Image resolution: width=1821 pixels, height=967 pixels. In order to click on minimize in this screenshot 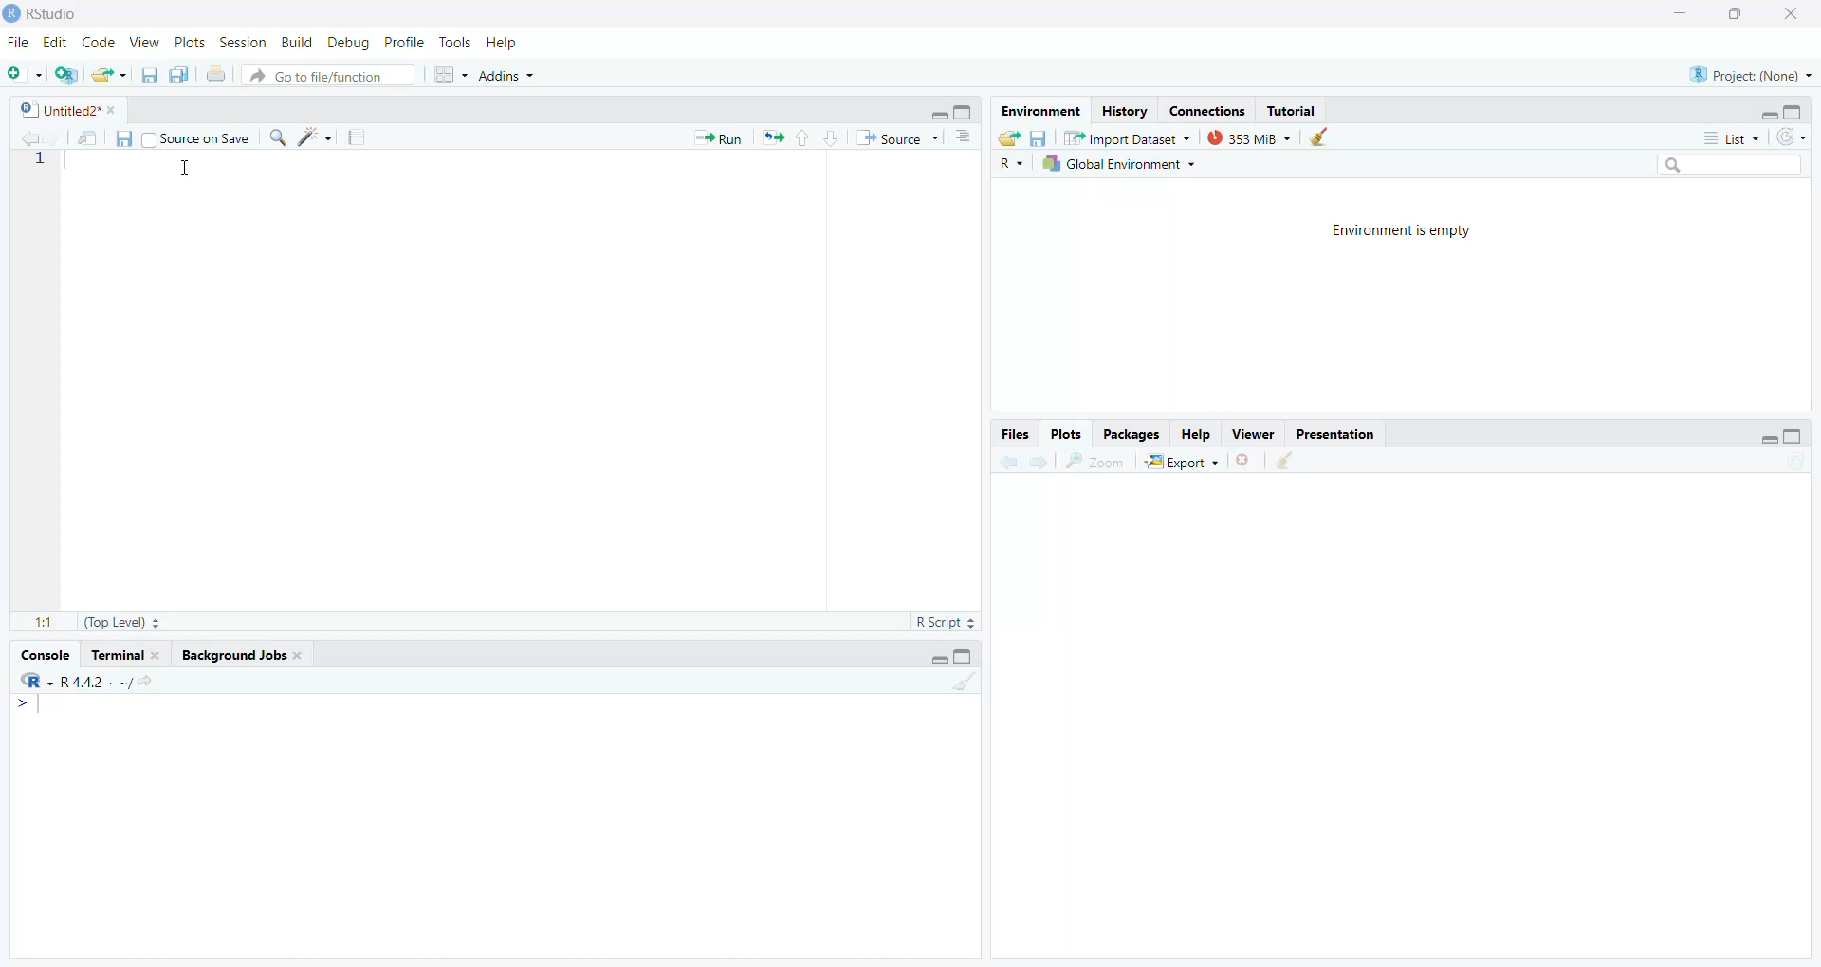, I will do `click(1678, 11)`.